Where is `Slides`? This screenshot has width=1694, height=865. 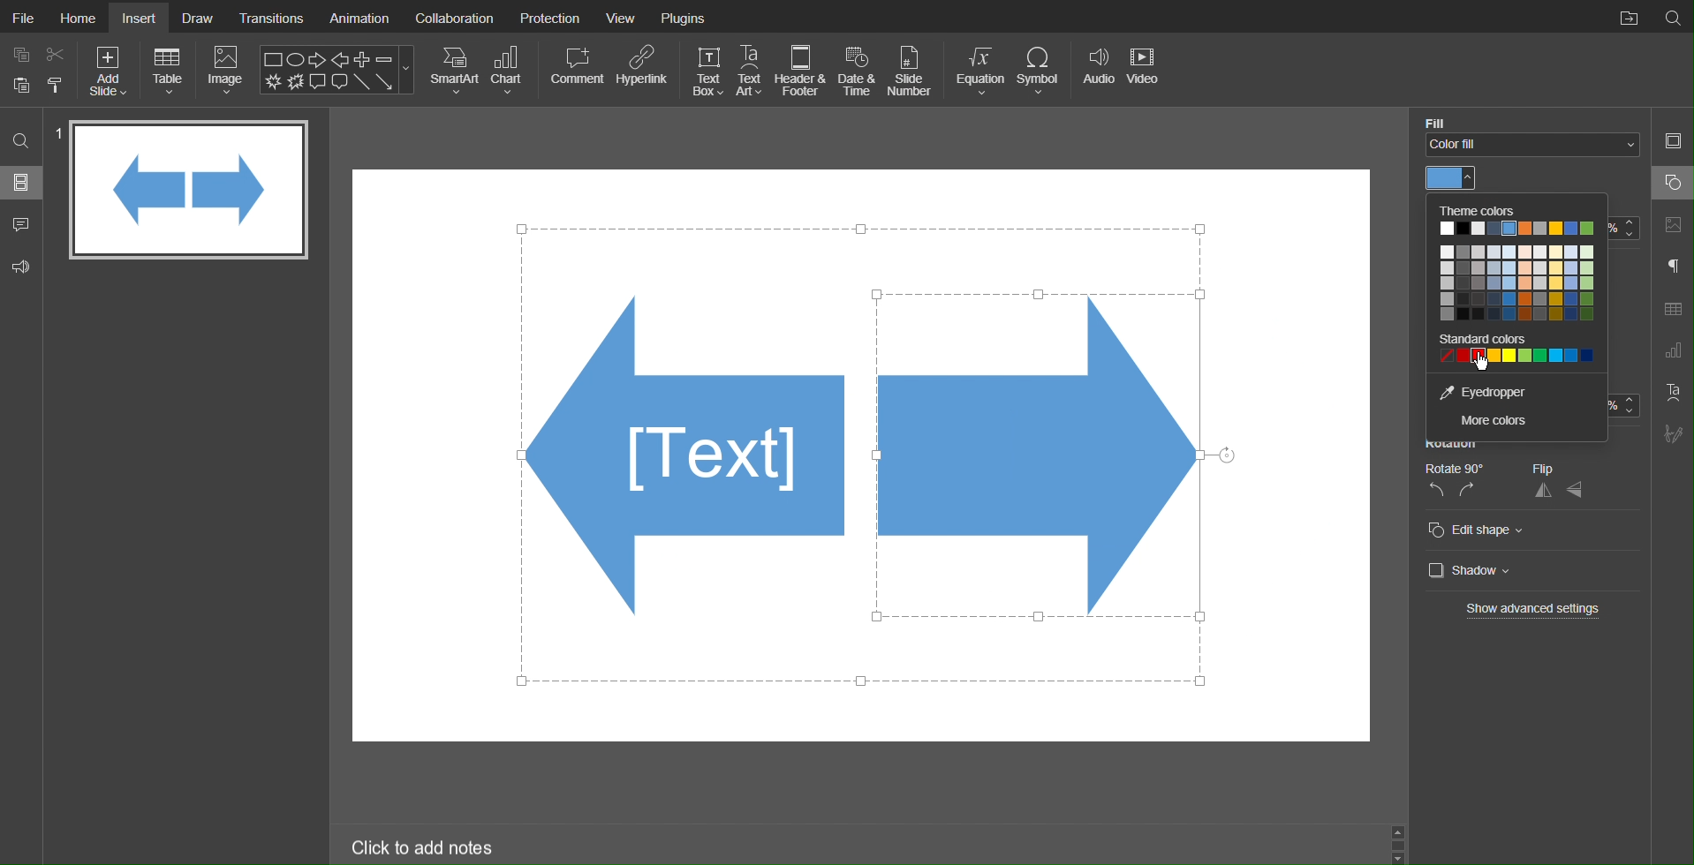 Slides is located at coordinates (22, 182).